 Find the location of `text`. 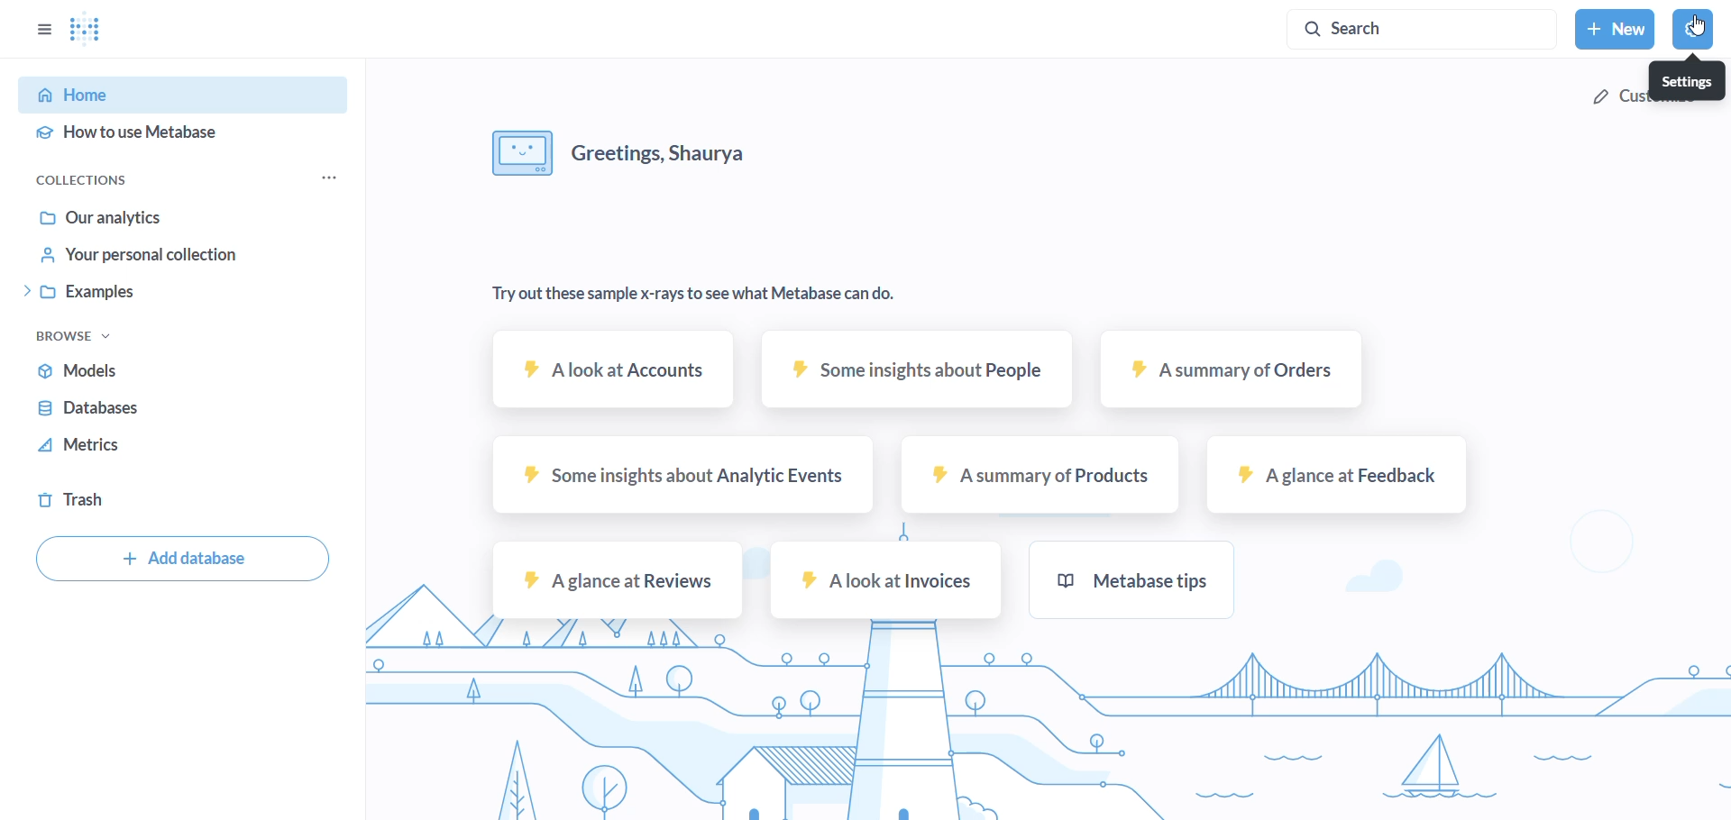

text is located at coordinates (684, 297).